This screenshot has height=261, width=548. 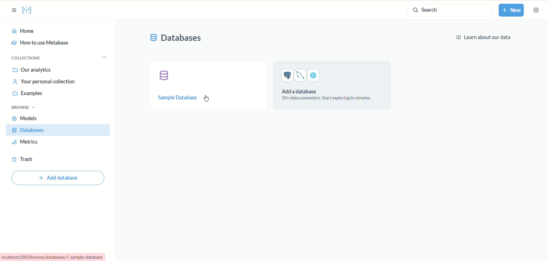 I want to click on sample database, so click(x=209, y=85).